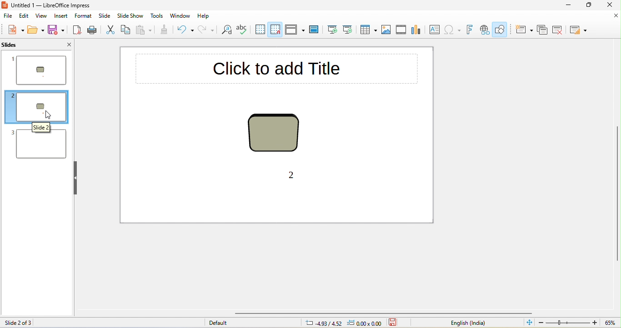 The height and width of the screenshot is (328, 621). I want to click on minimize, so click(565, 5).